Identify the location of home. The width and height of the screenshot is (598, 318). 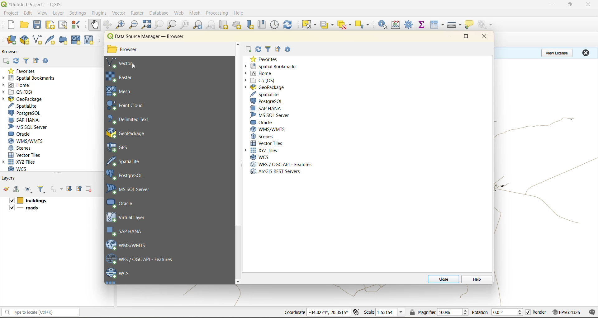
(19, 86).